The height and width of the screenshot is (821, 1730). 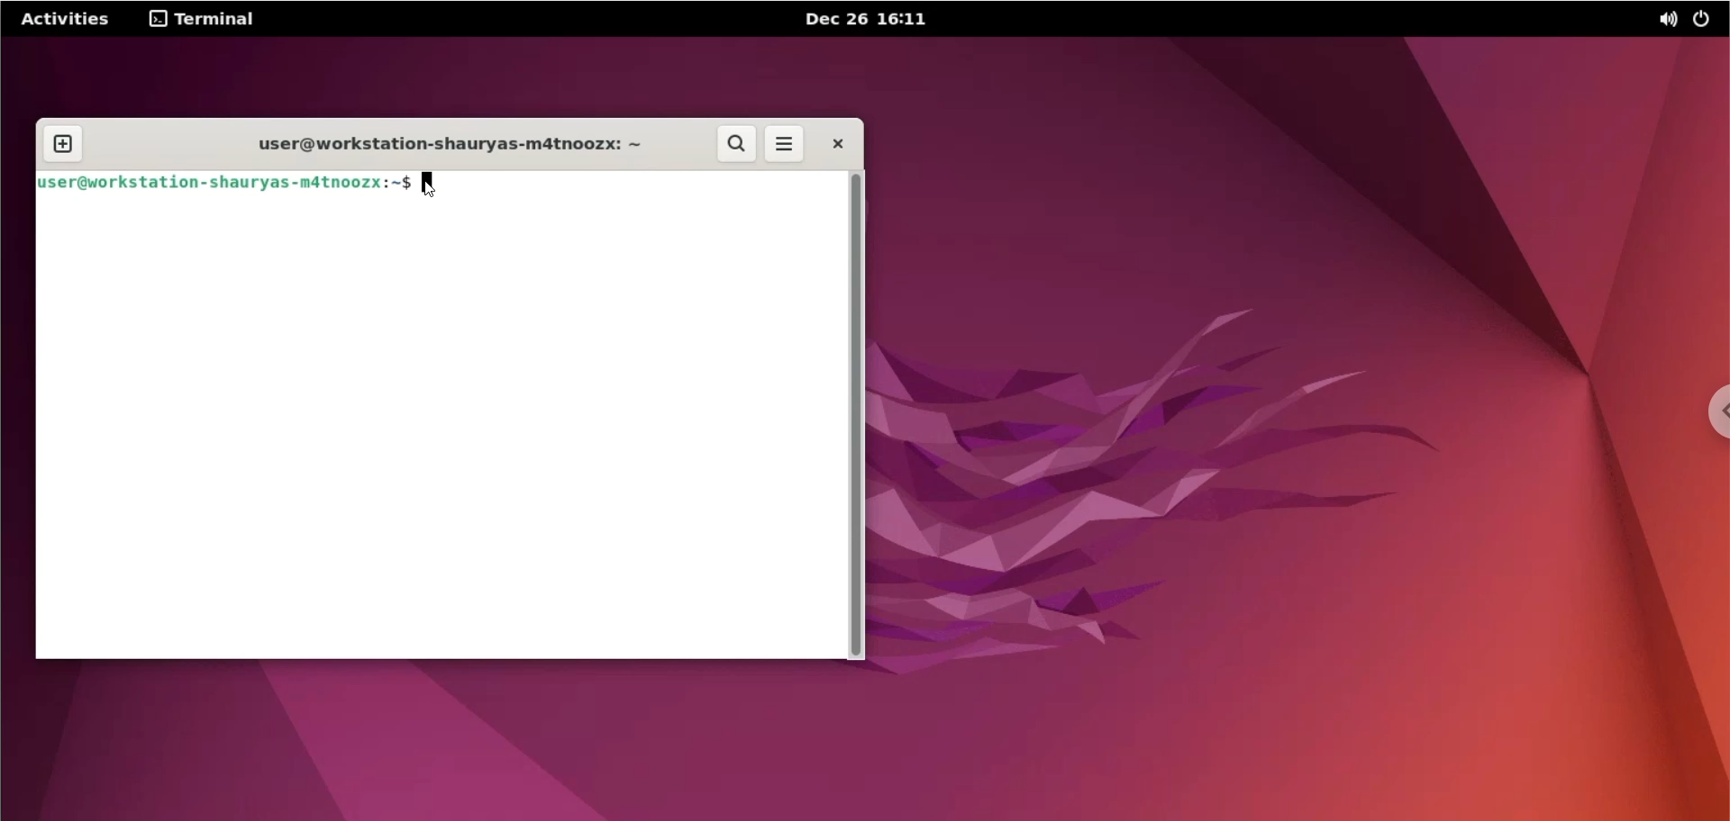 What do you see at coordinates (783, 144) in the screenshot?
I see `menu` at bounding box center [783, 144].